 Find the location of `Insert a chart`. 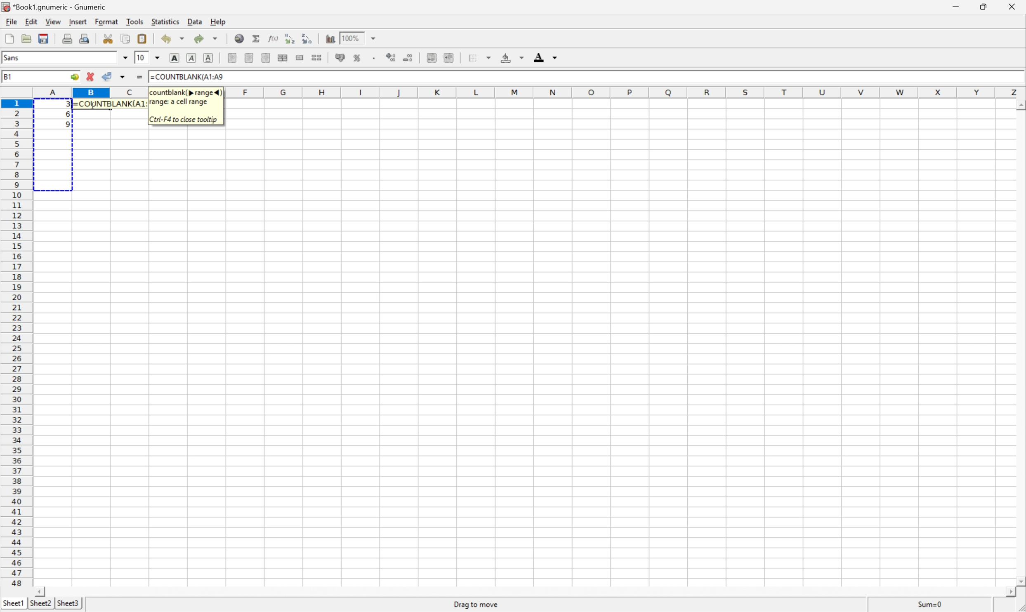

Insert a chart is located at coordinates (331, 39).